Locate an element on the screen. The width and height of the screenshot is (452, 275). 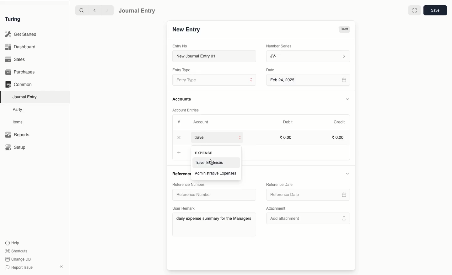
Journal Entry is located at coordinates (25, 97).